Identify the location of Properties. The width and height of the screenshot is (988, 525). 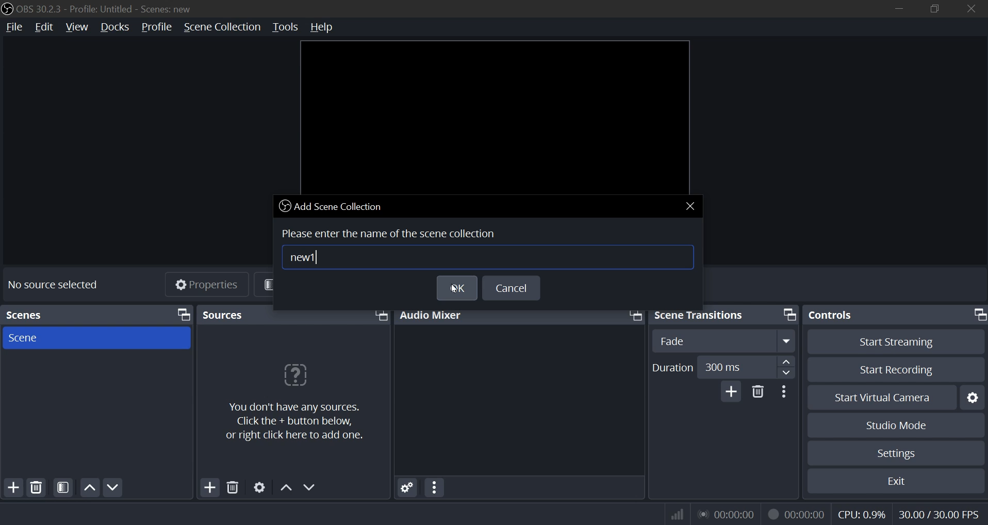
(209, 285).